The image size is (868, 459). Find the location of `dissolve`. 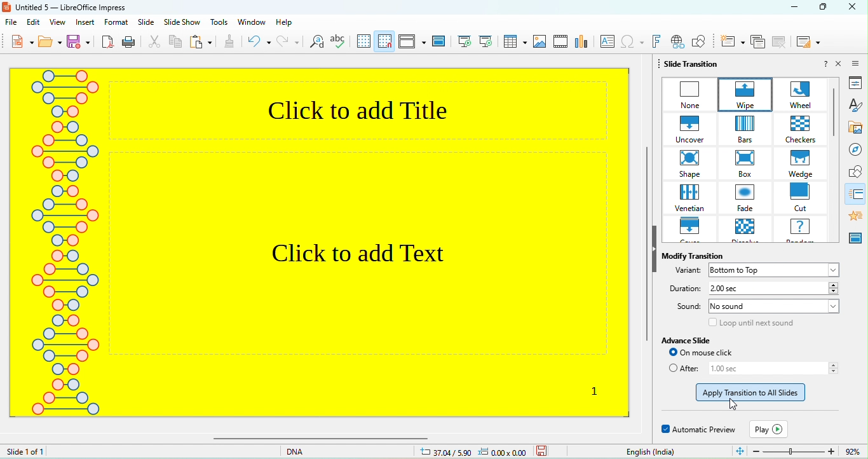

dissolve is located at coordinates (751, 231).